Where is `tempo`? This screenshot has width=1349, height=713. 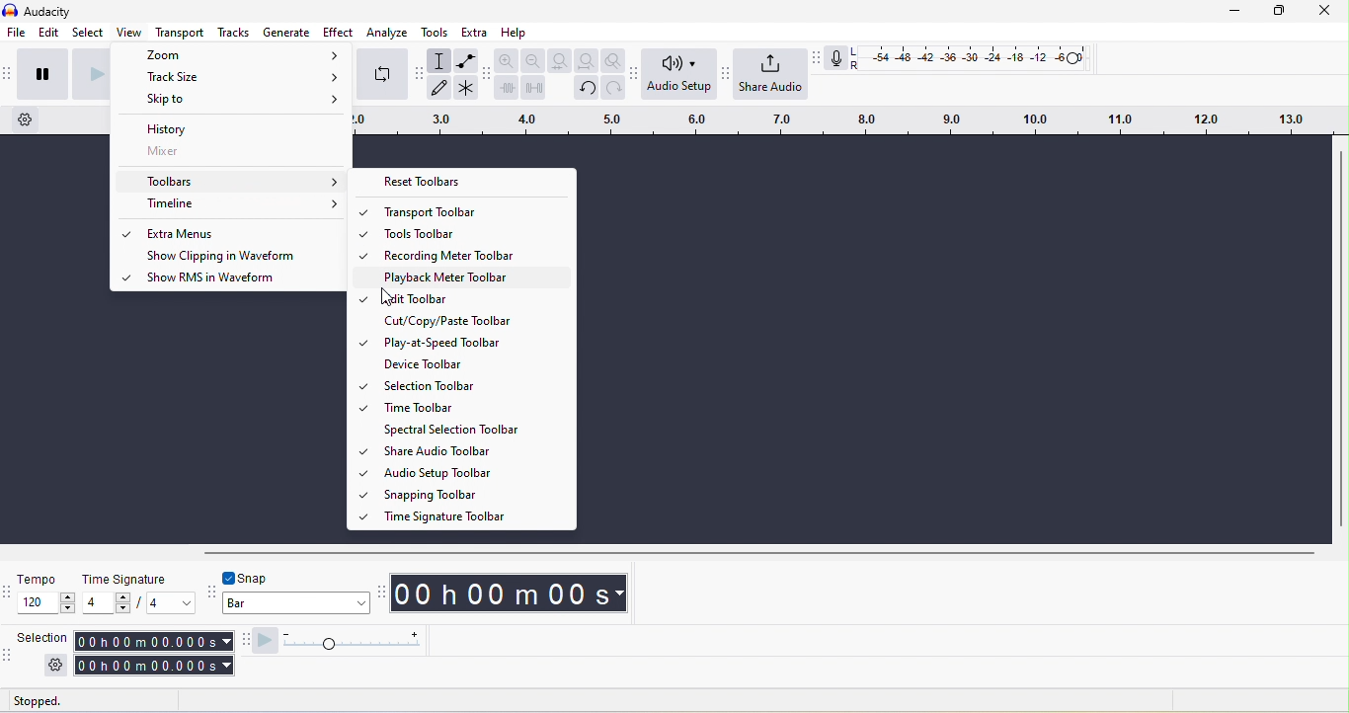
tempo is located at coordinates (40, 579).